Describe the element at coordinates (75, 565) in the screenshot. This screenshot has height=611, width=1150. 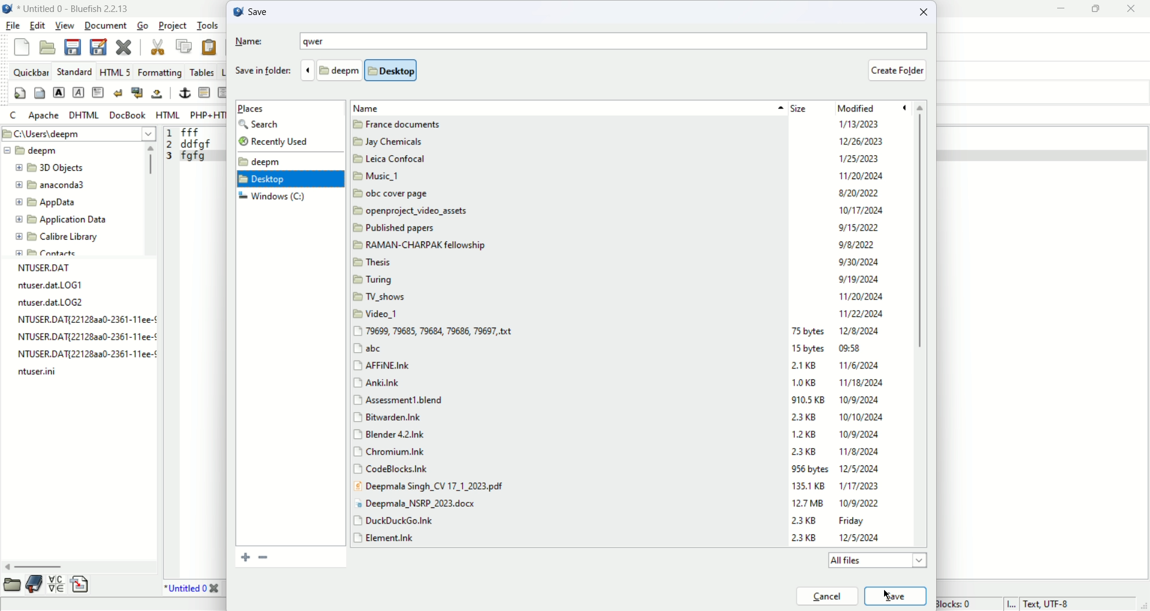
I see `horizontal scroll bar` at that location.